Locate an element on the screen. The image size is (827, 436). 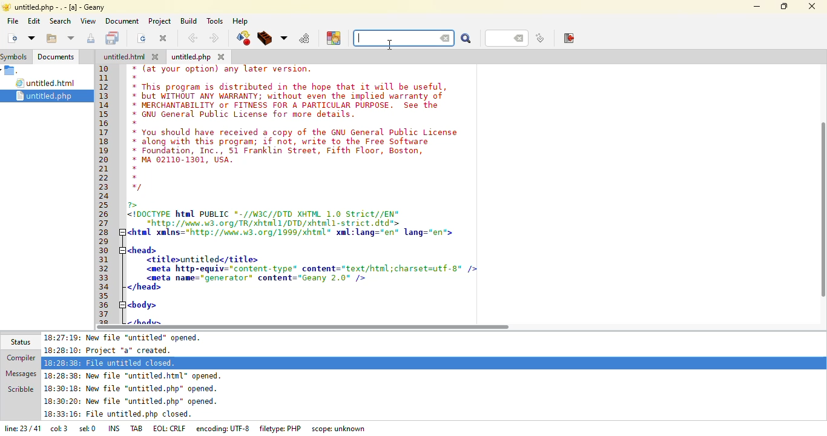
* along with this program; if not, write to the Free Software is located at coordinates (280, 142).